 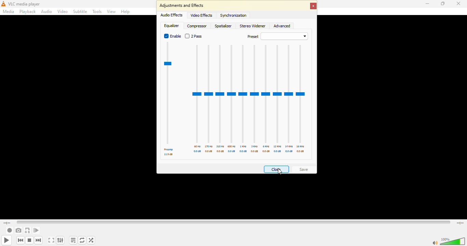 I want to click on enabled Radio button, so click(x=165, y=36).